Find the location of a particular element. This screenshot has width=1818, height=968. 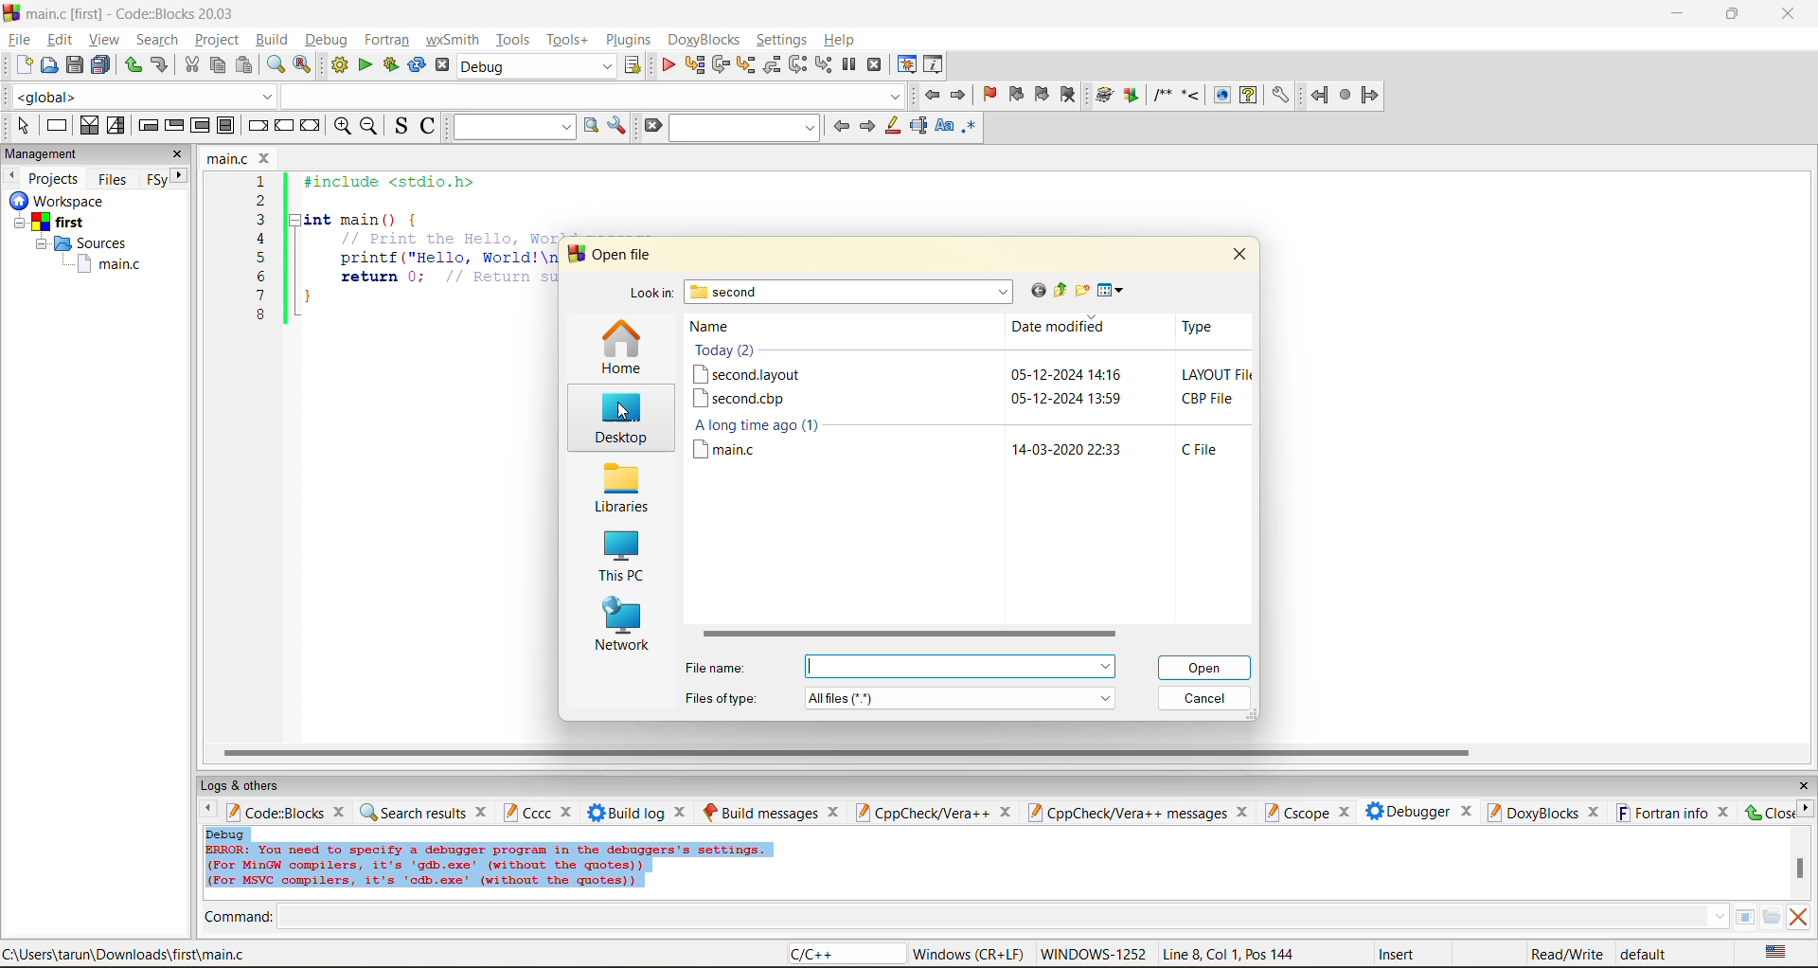

close is located at coordinates (1005, 813).